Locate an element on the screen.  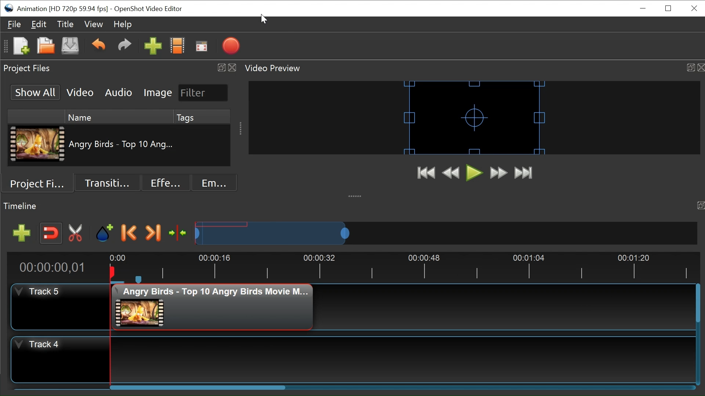
Video is located at coordinates (80, 93).